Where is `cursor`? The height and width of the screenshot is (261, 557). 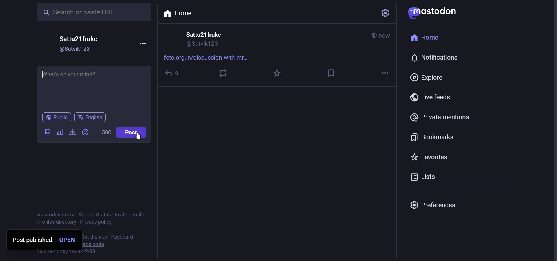 cursor is located at coordinates (140, 137).